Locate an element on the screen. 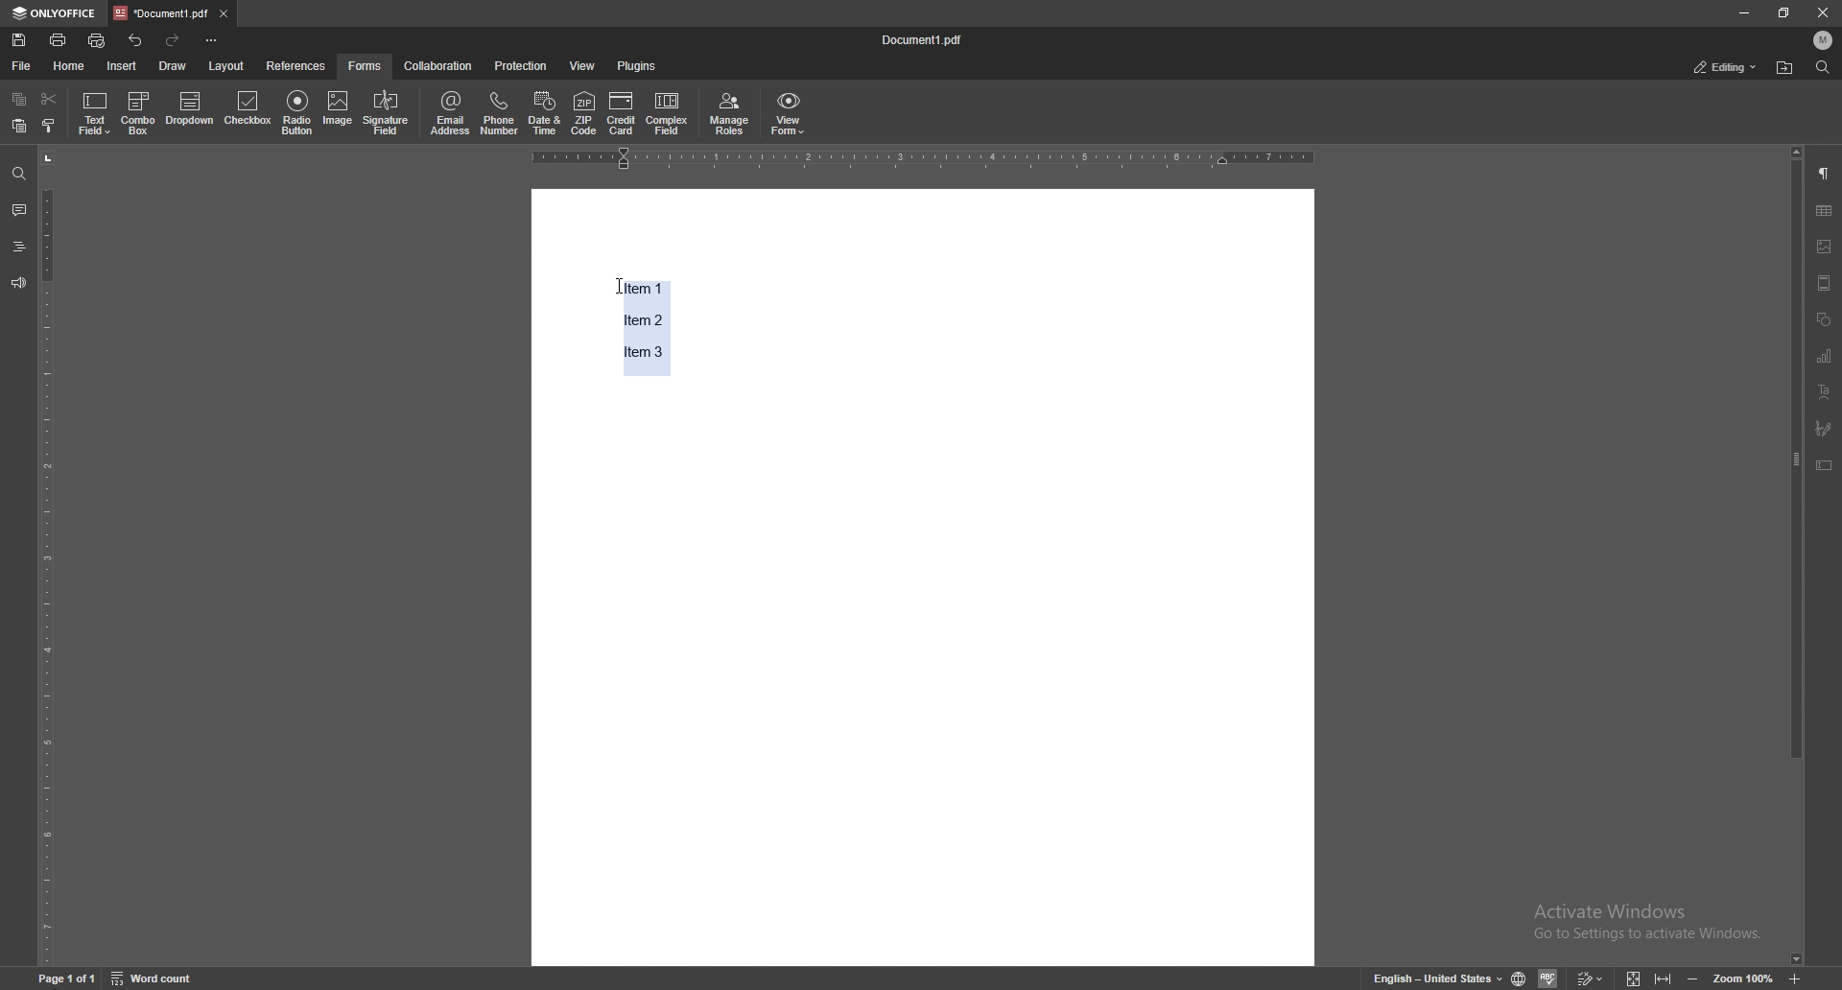 This screenshot has height=990, width=1842. signature field is located at coordinates (1824, 428).